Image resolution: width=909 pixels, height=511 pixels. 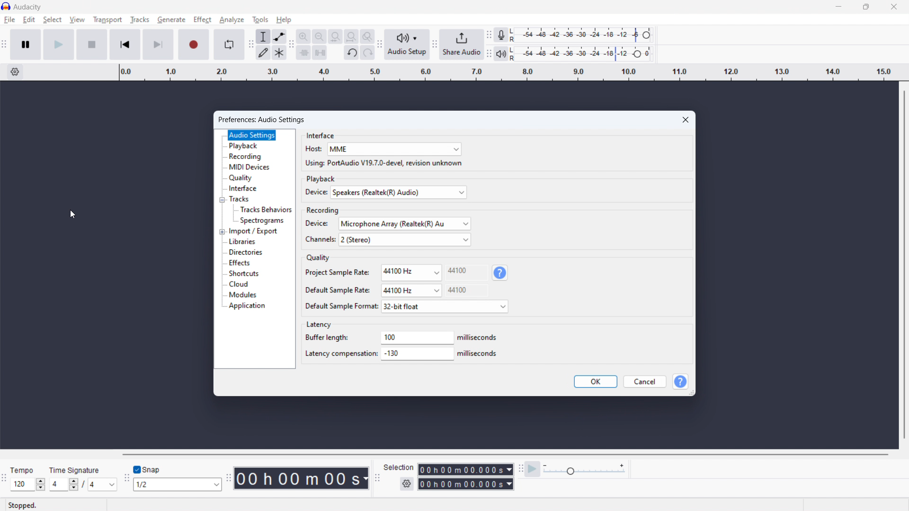 What do you see at coordinates (314, 149) in the screenshot?
I see `Host` at bounding box center [314, 149].